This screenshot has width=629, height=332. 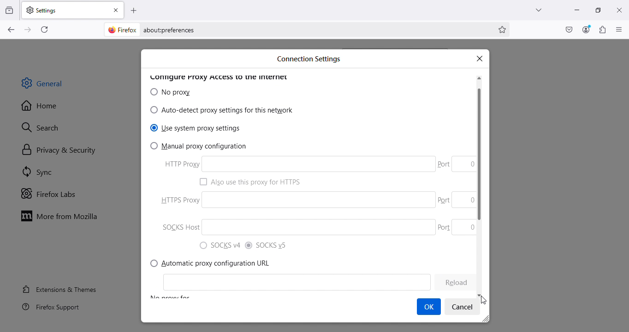 I want to click on ") SOCKS v4, so click(x=220, y=244).